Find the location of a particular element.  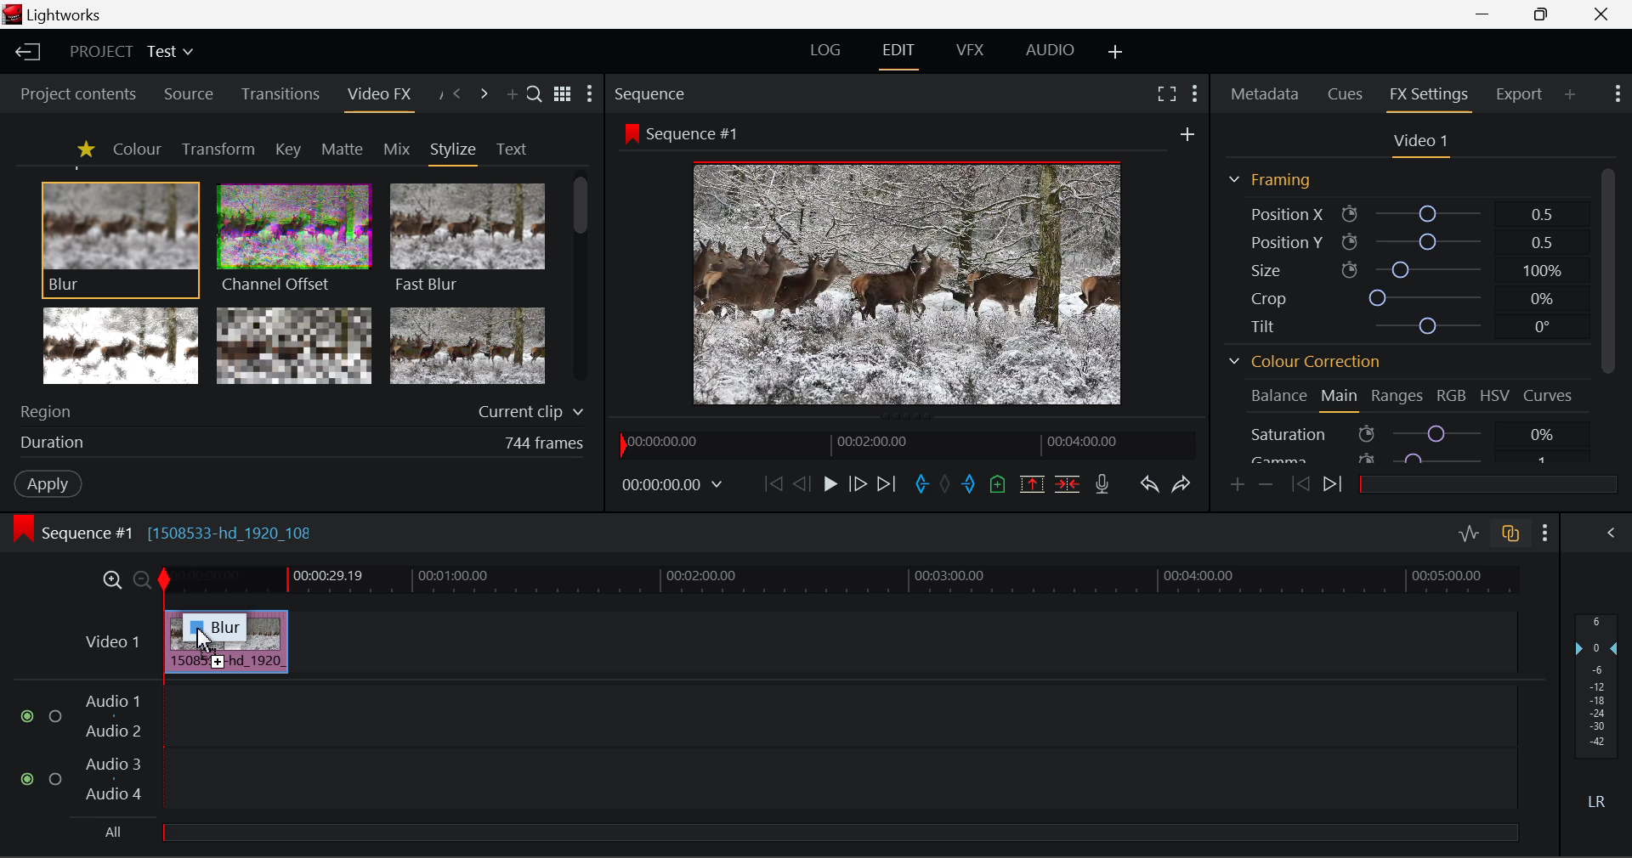

VFX Layout is located at coordinates (971, 53).